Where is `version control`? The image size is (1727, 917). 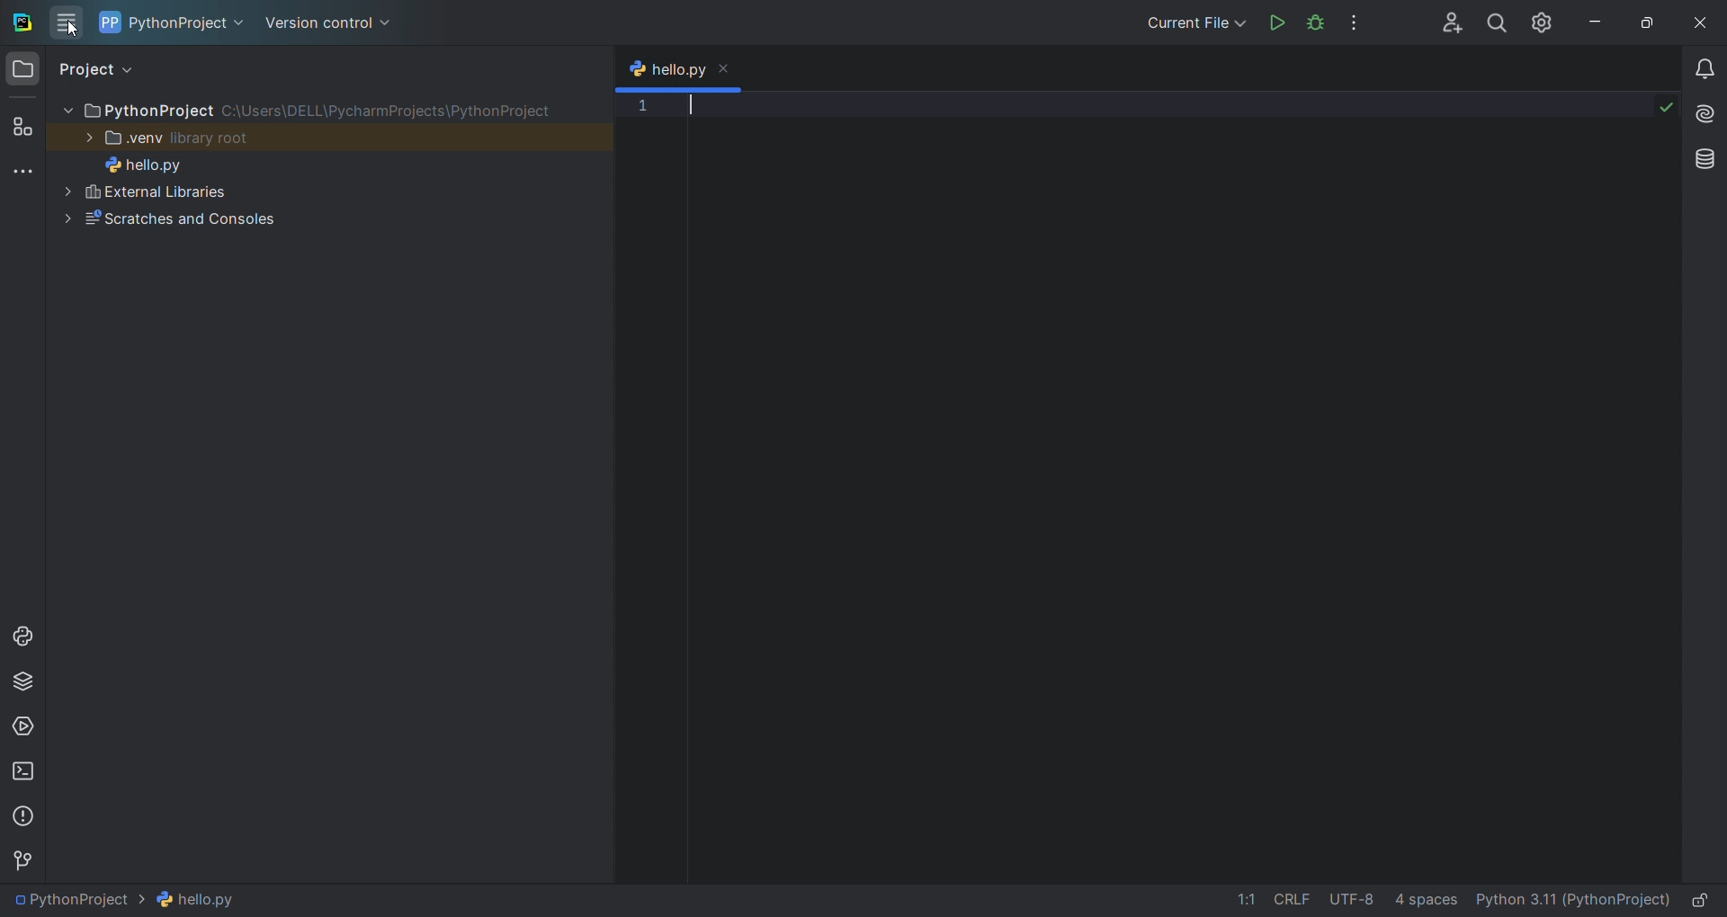
version control is located at coordinates (329, 23).